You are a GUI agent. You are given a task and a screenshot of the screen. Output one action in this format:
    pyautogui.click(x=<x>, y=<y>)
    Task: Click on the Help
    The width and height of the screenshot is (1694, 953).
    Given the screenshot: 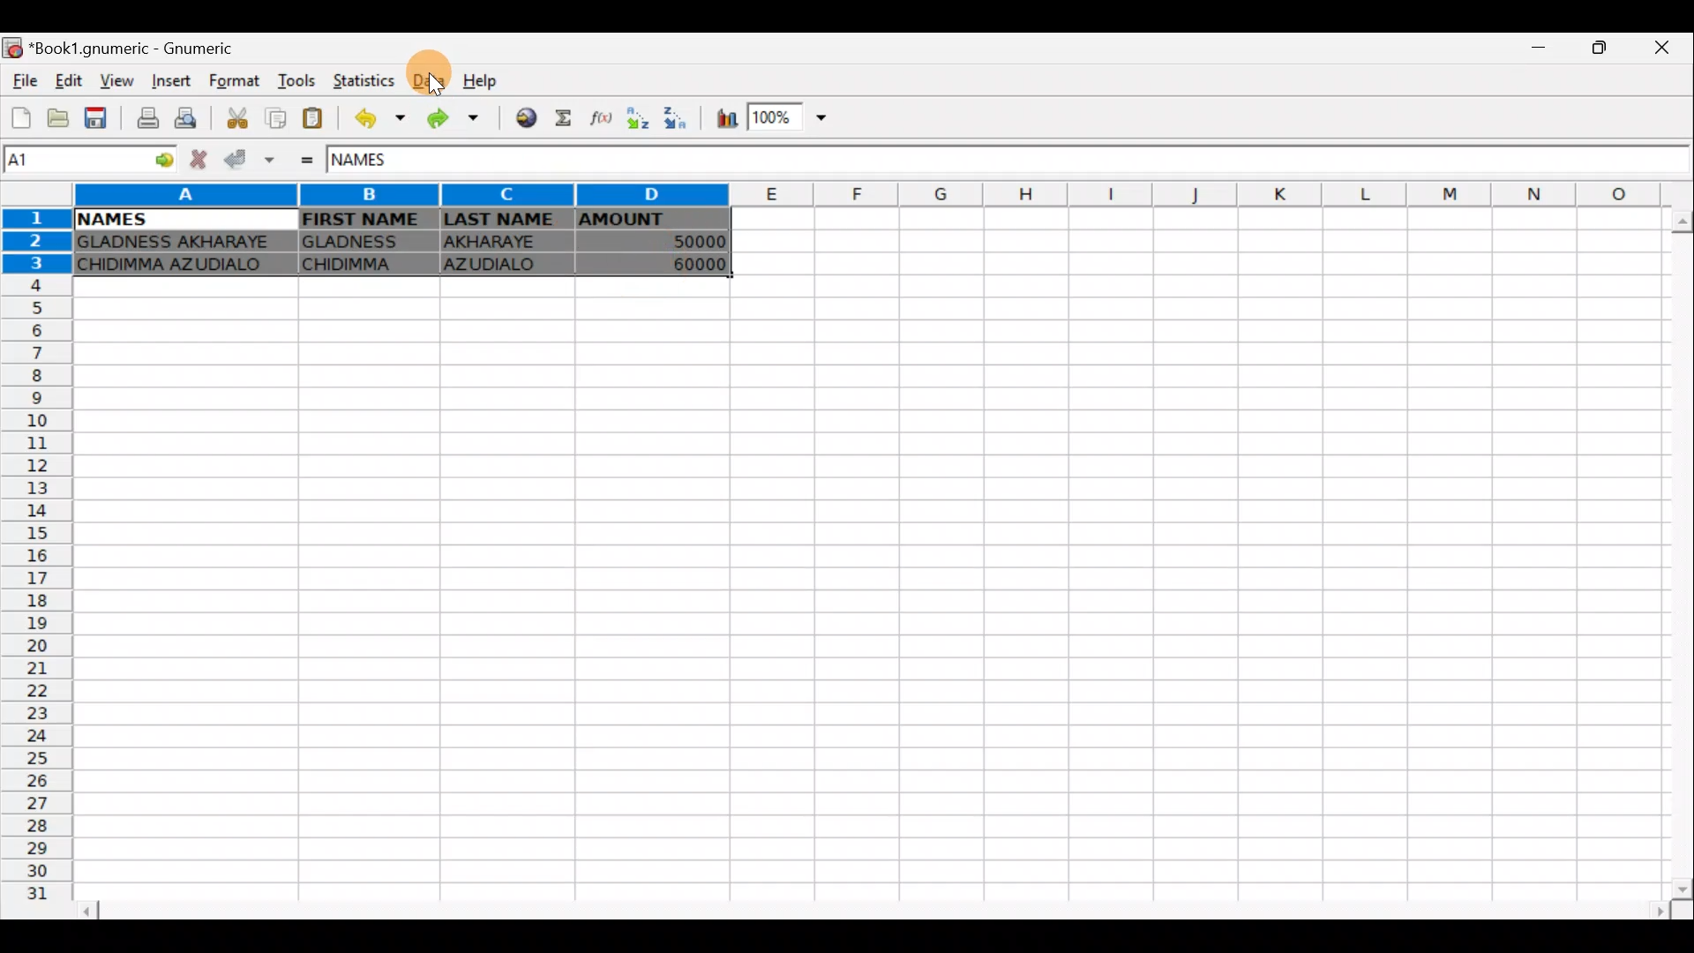 What is the action you would take?
    pyautogui.click(x=492, y=77)
    